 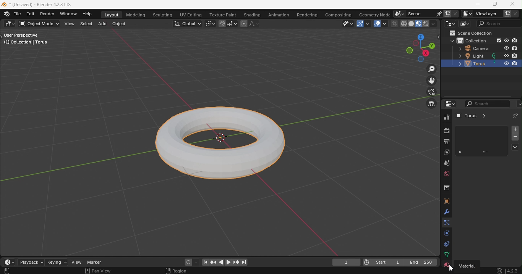 I want to click on New scene, so click(x=446, y=13).